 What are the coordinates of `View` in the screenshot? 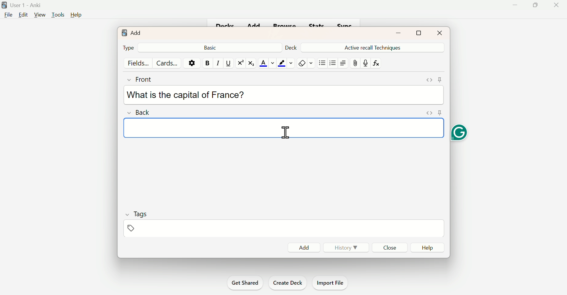 It's located at (38, 15).